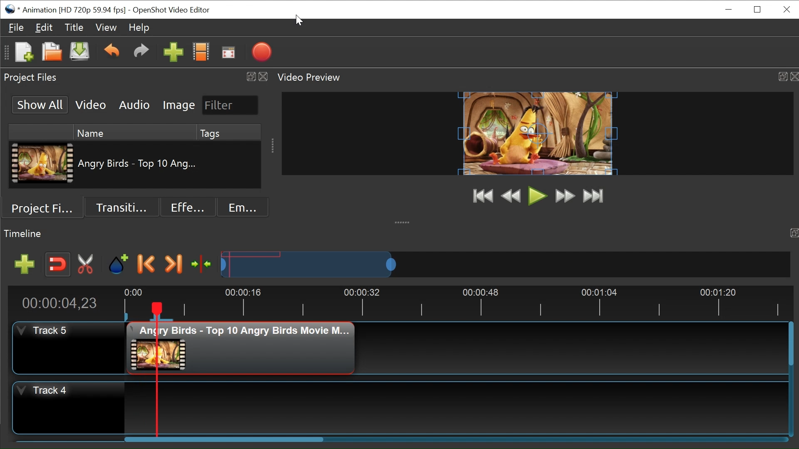  Describe the element at coordinates (791, 343) in the screenshot. I see `Horizontal Scroll bar` at that location.